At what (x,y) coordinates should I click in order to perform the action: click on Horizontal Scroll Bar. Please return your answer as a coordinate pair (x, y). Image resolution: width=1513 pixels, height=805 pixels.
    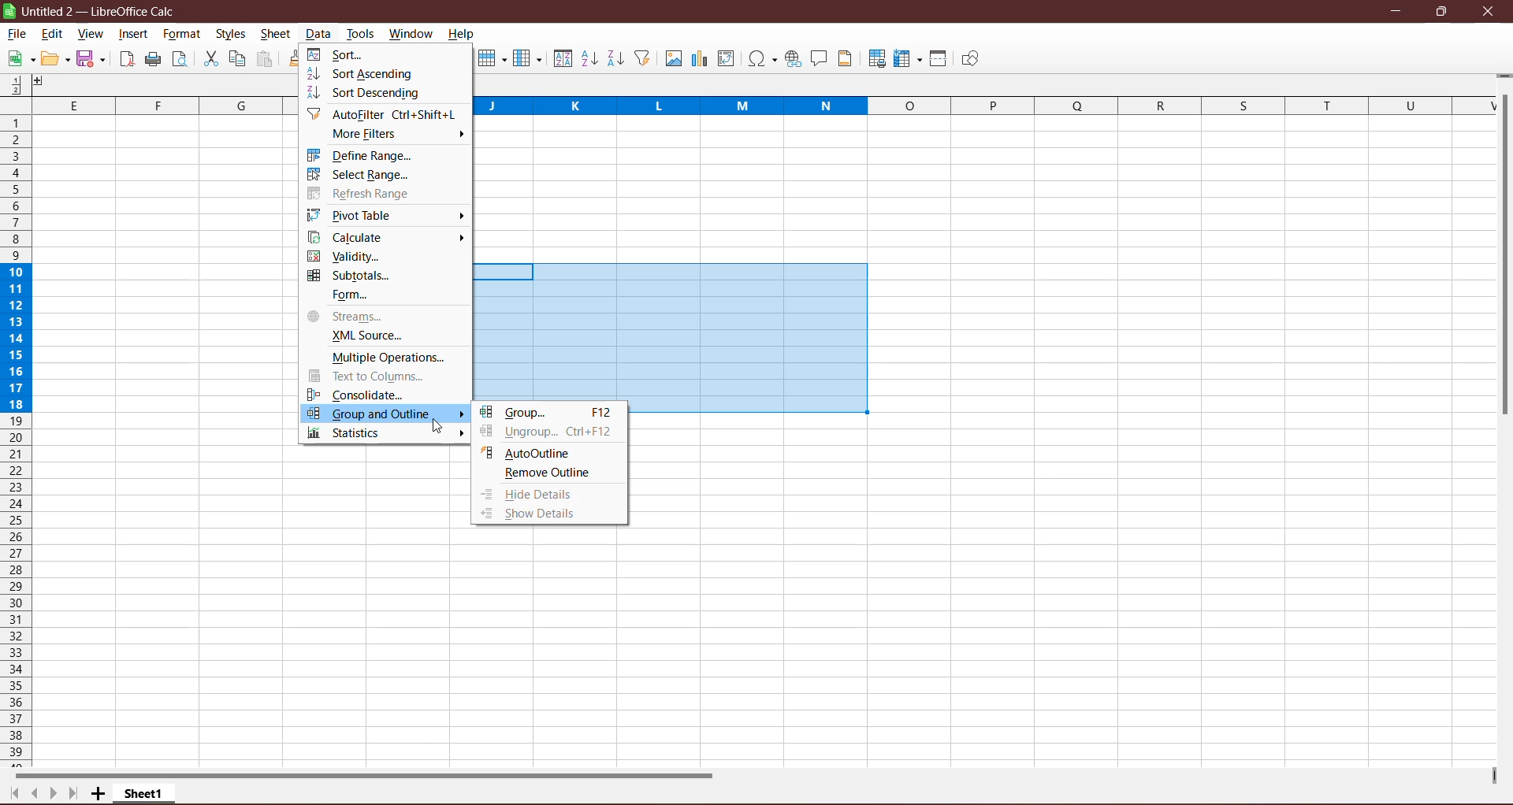
    Looking at the image, I should click on (374, 774).